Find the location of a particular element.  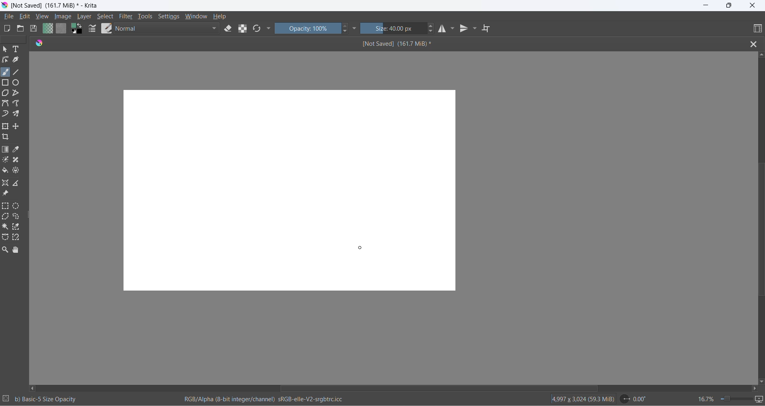

more settings dropdown button is located at coordinates (355, 28).